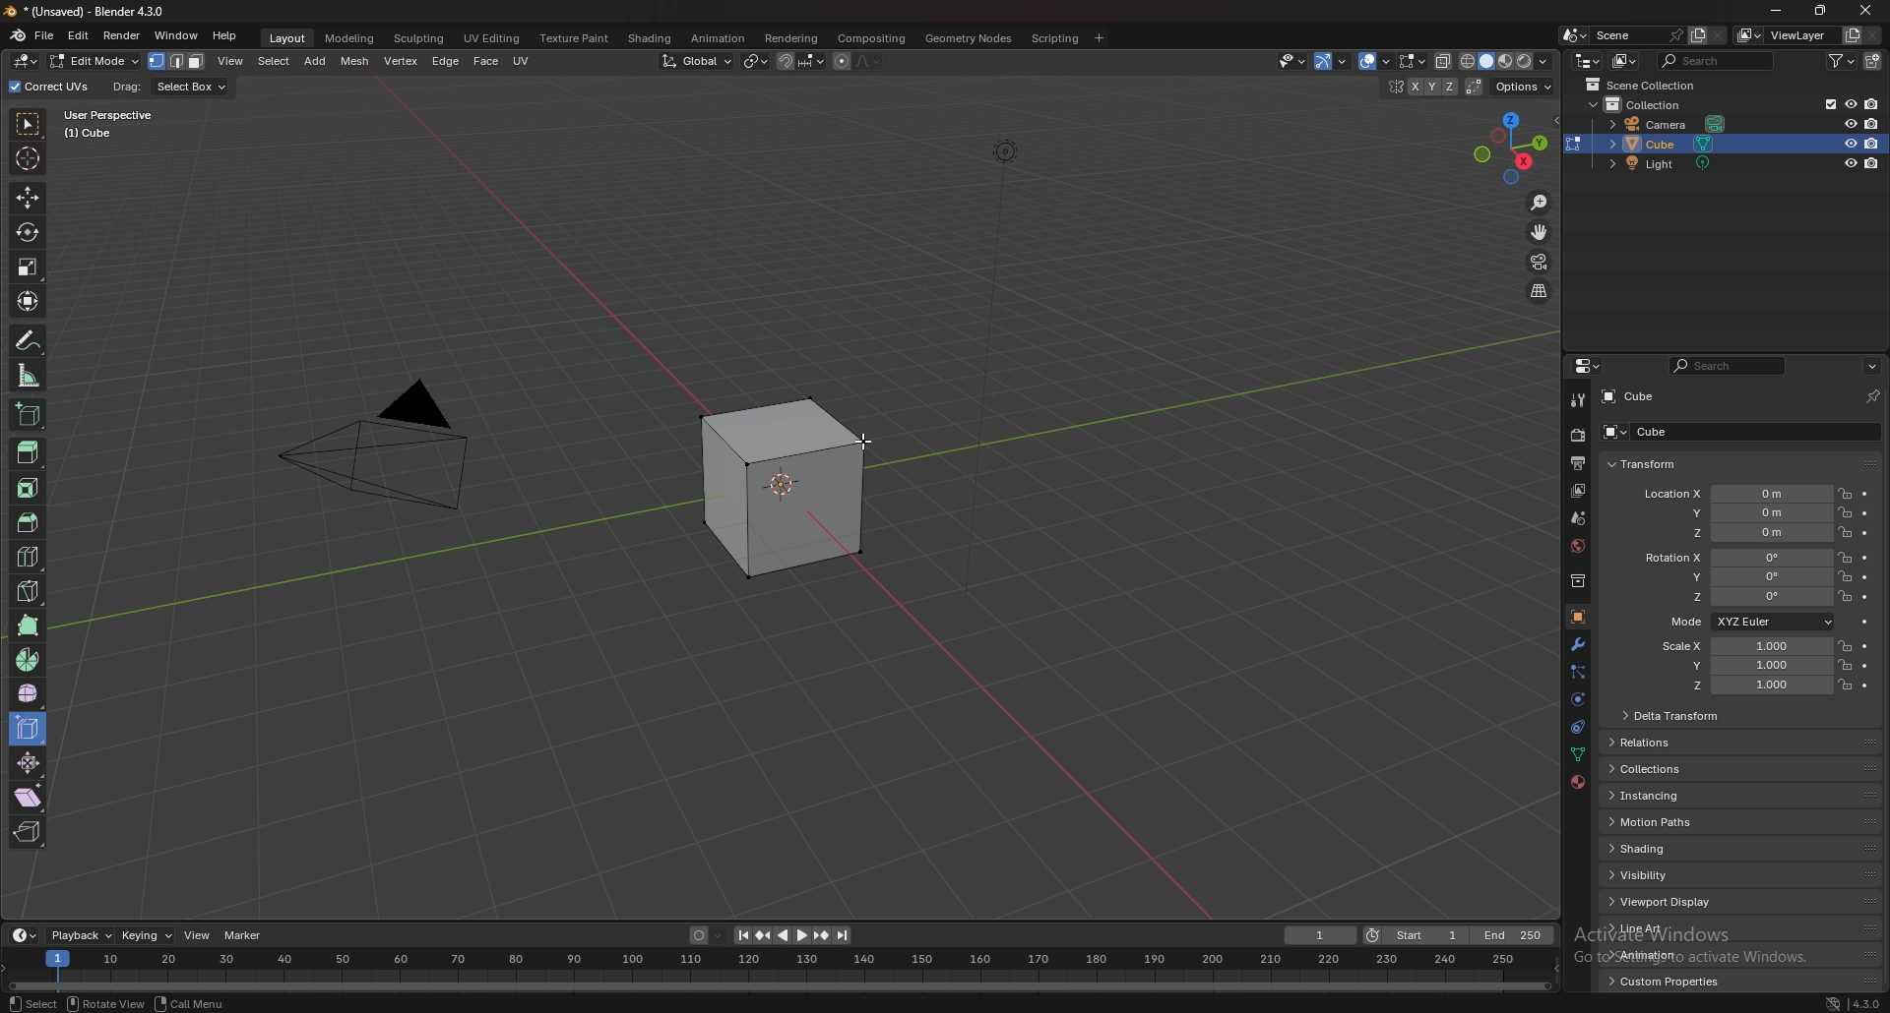  I want to click on delta transform, so click(1672, 716).